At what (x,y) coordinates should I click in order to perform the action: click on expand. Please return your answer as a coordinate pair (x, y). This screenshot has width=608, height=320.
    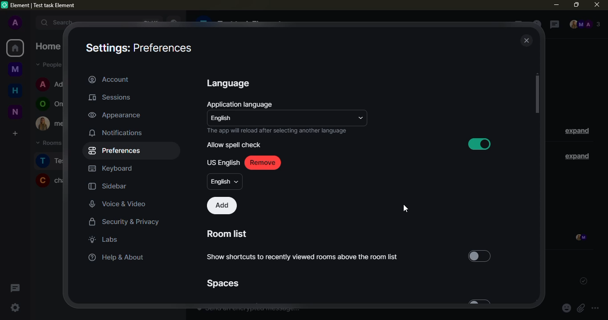
    Looking at the image, I should click on (575, 156).